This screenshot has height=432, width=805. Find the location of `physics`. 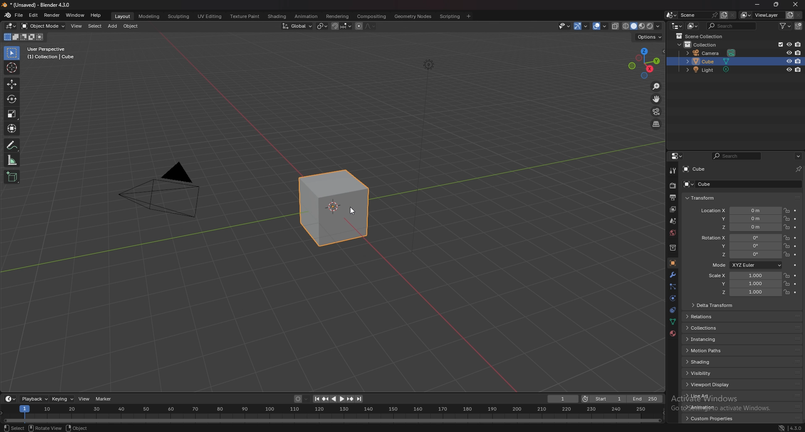

physics is located at coordinates (673, 298).